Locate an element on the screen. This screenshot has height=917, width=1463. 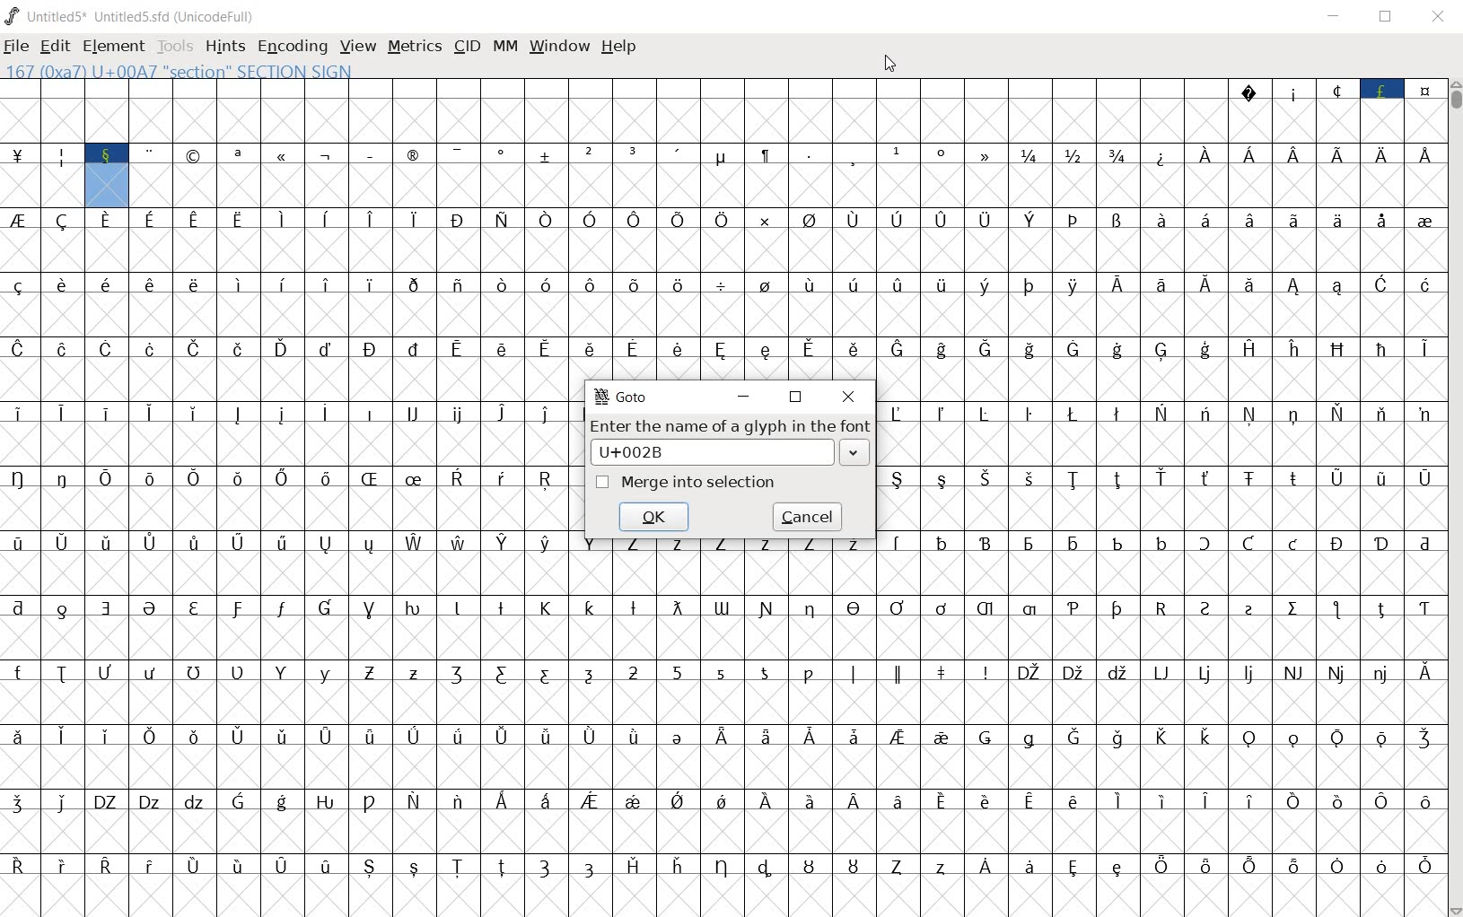
help is located at coordinates (619, 48).